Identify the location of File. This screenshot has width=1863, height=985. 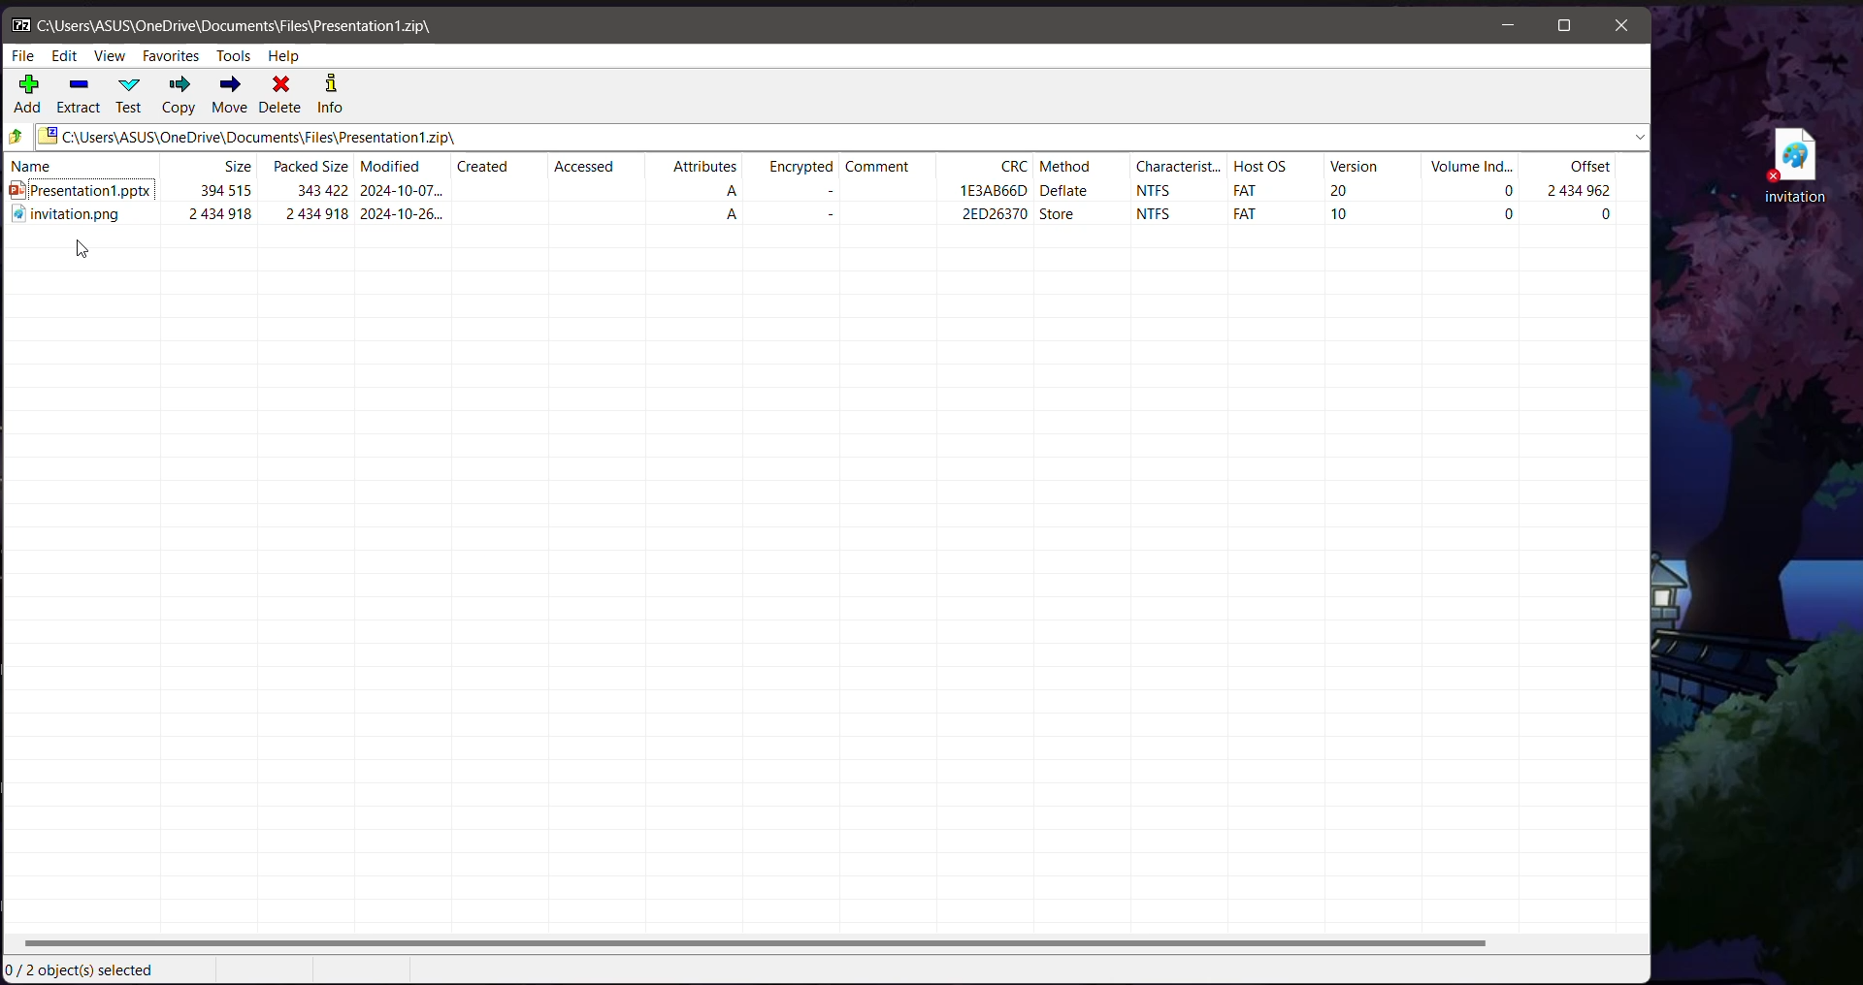
(24, 54).